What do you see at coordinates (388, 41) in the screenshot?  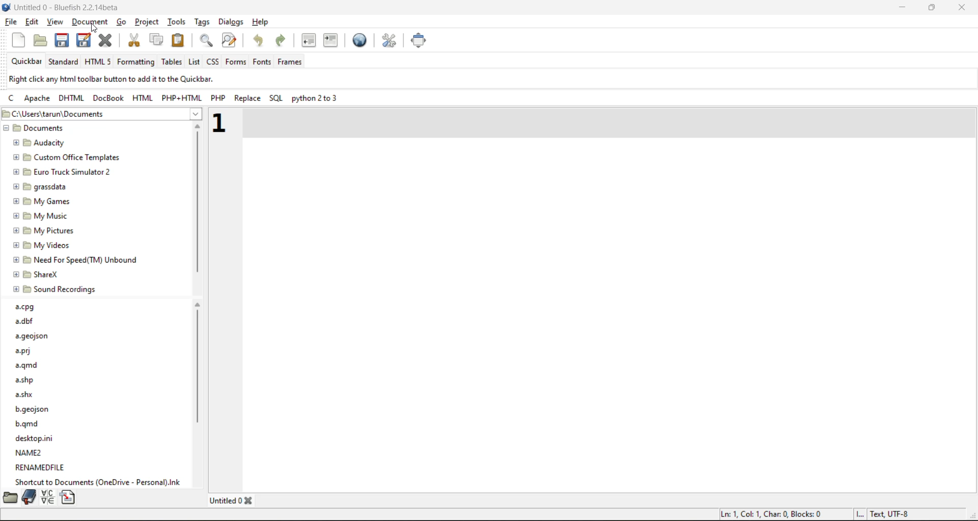 I see `edit preferences` at bounding box center [388, 41].